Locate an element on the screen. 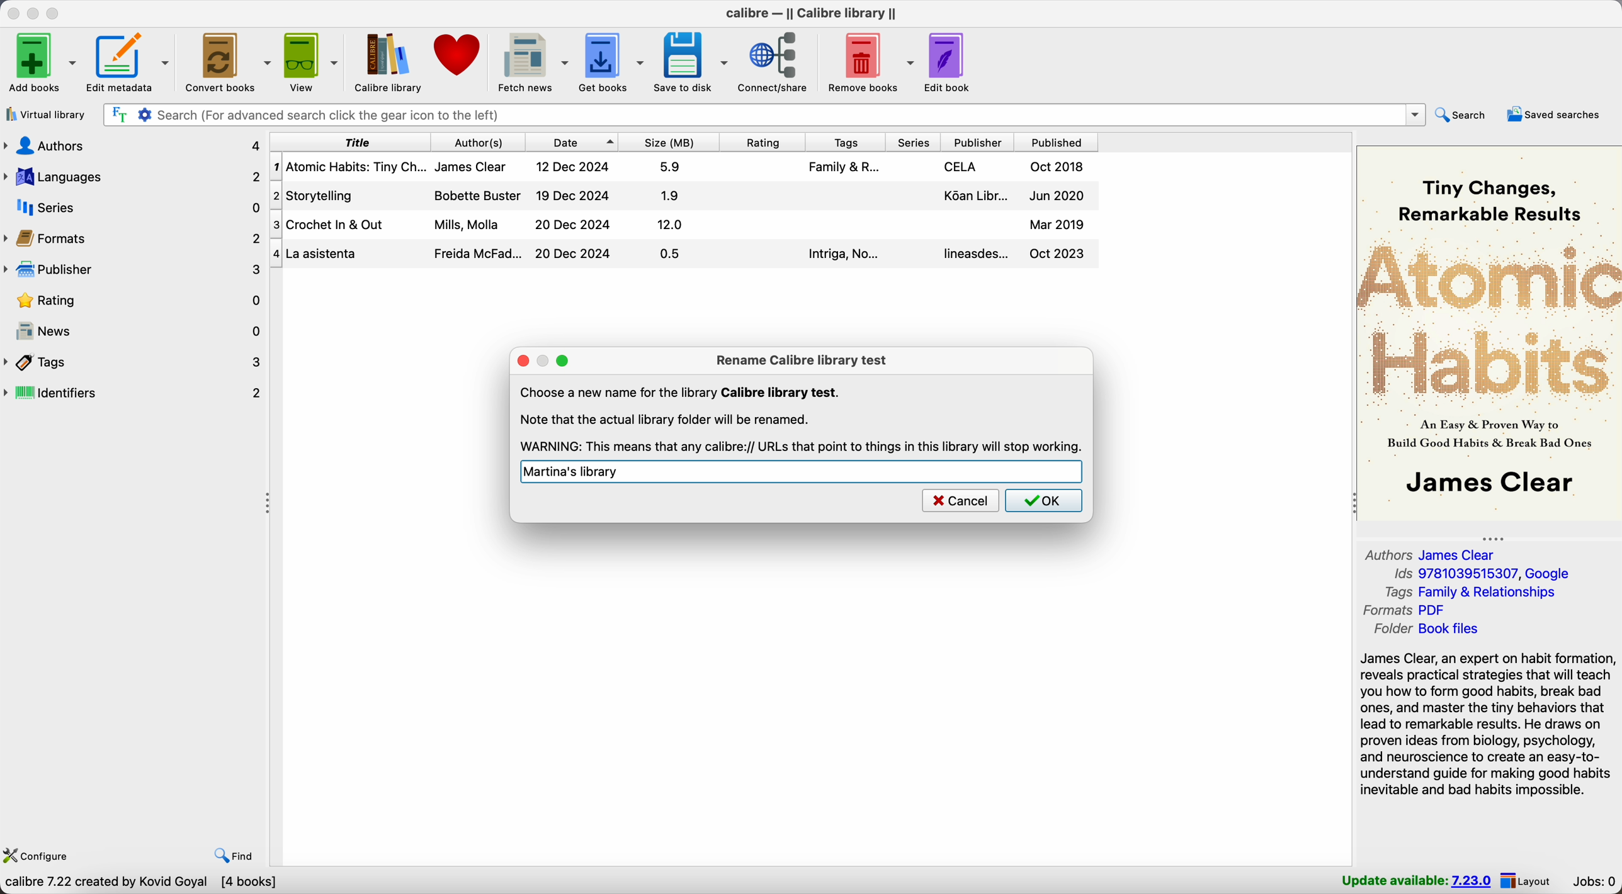 Image resolution: width=1622 pixels, height=894 pixels. size is located at coordinates (669, 141).